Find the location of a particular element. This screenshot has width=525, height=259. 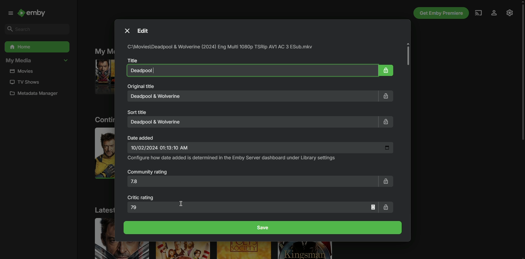

Date added is located at coordinates (141, 137).